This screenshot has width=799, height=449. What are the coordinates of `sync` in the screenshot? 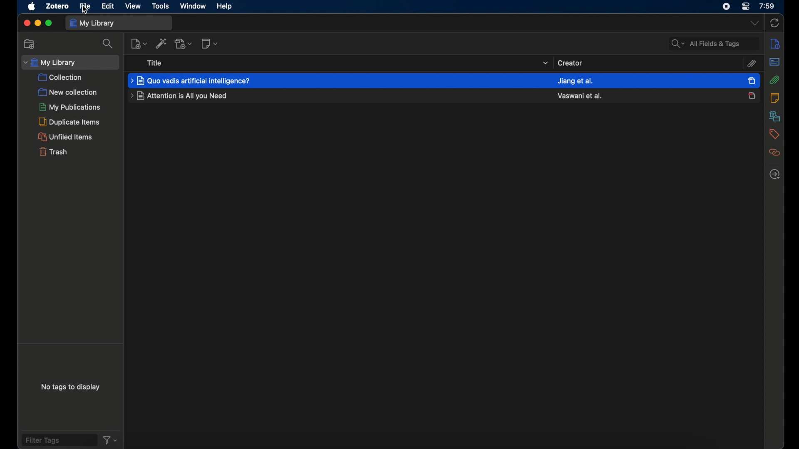 It's located at (775, 22).